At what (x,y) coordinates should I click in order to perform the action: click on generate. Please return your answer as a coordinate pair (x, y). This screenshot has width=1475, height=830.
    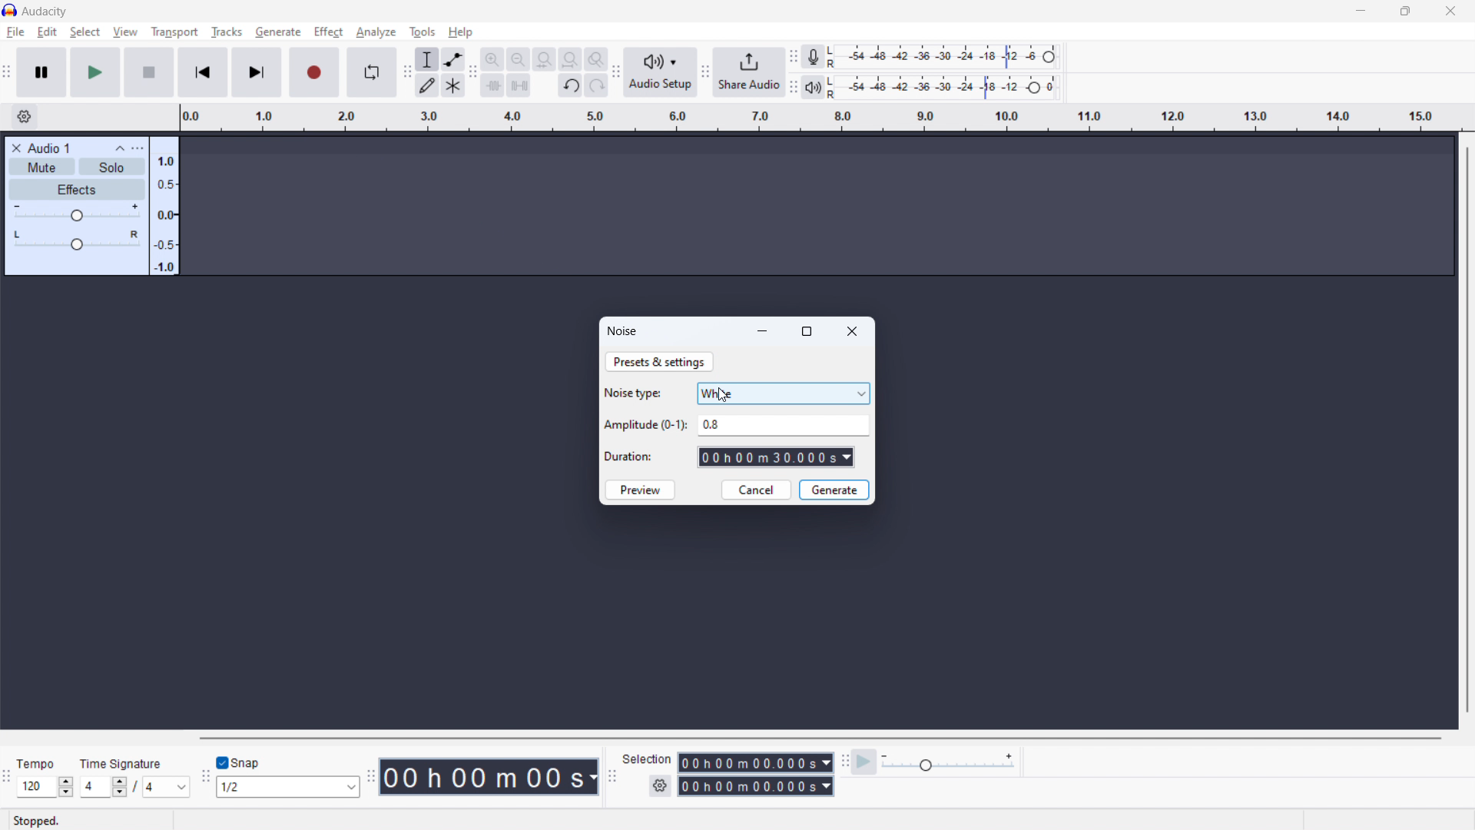
    Looking at the image, I should click on (835, 490).